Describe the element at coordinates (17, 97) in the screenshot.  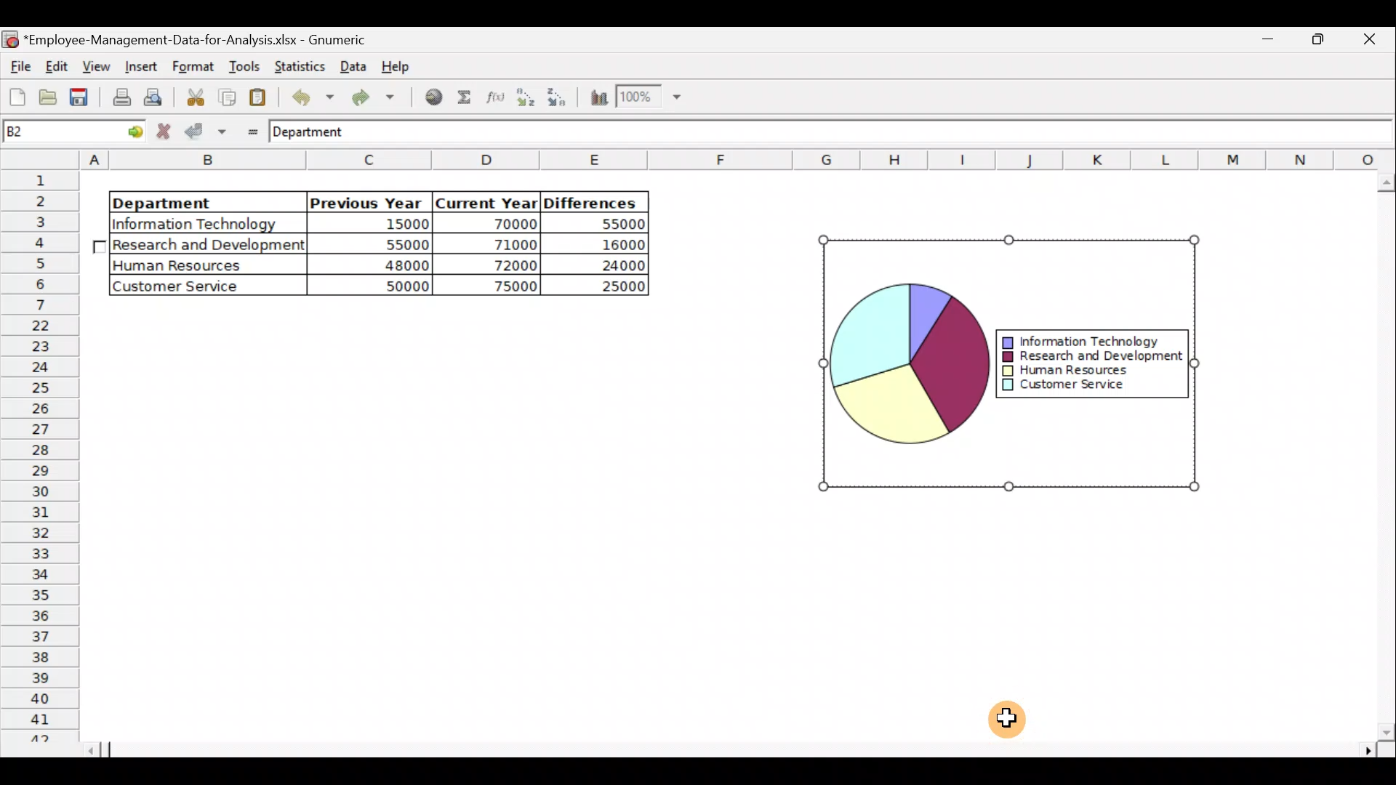
I see `Create a new workbook` at that location.